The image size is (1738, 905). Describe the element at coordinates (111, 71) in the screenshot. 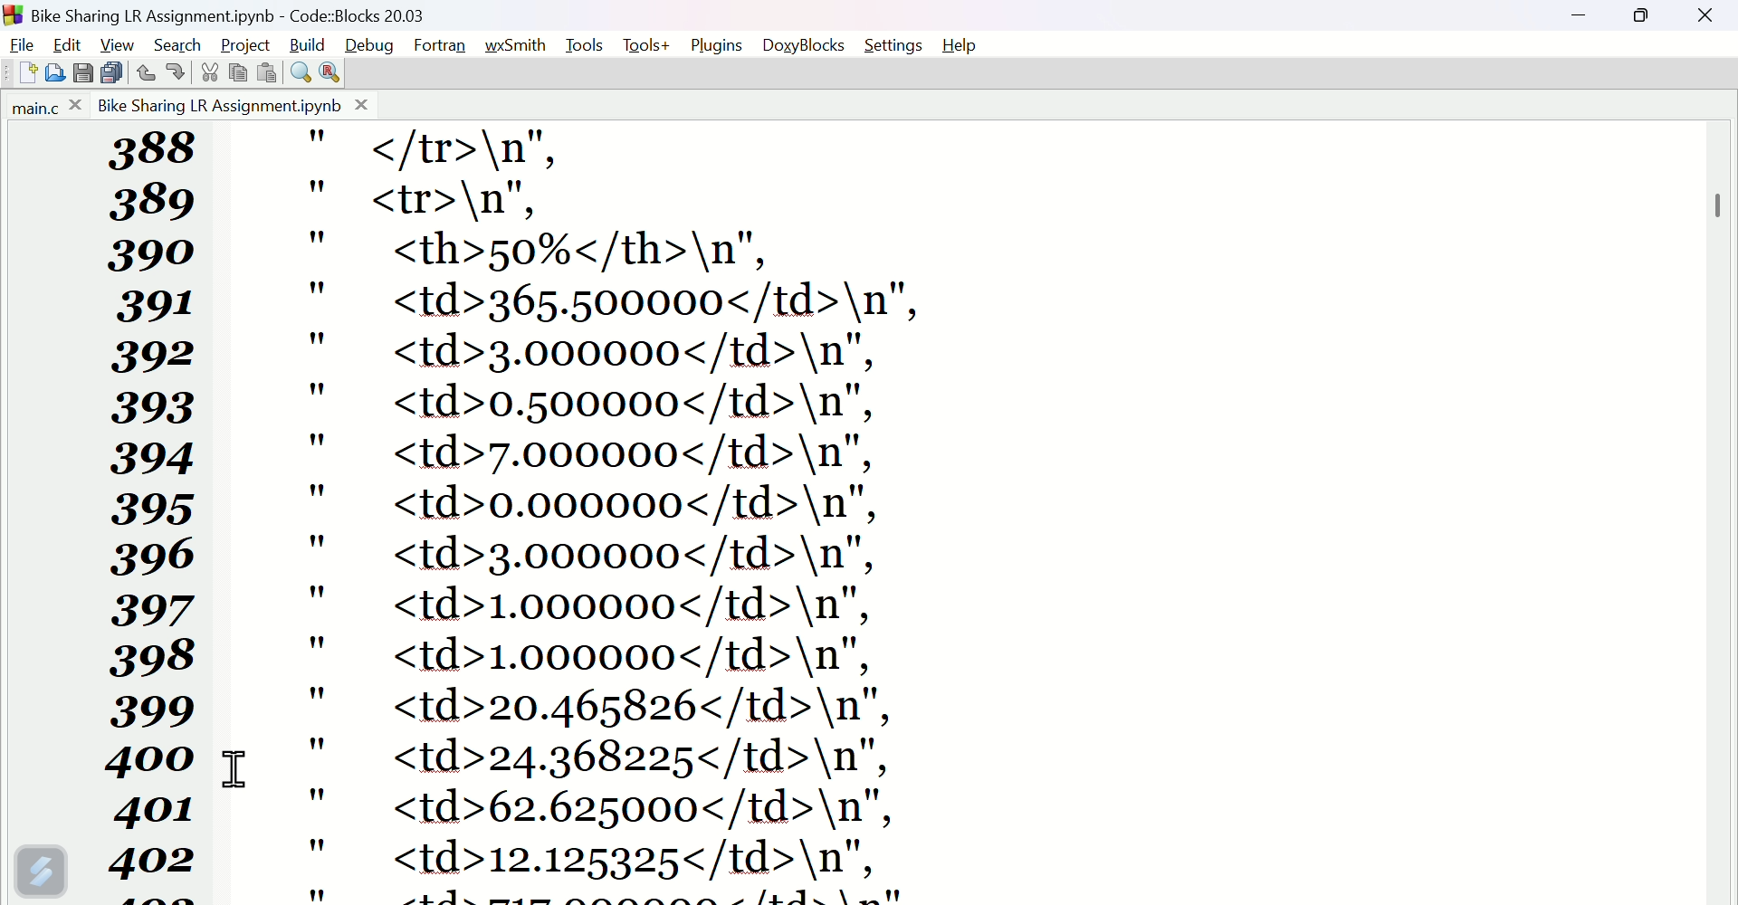

I see `Save all` at that location.